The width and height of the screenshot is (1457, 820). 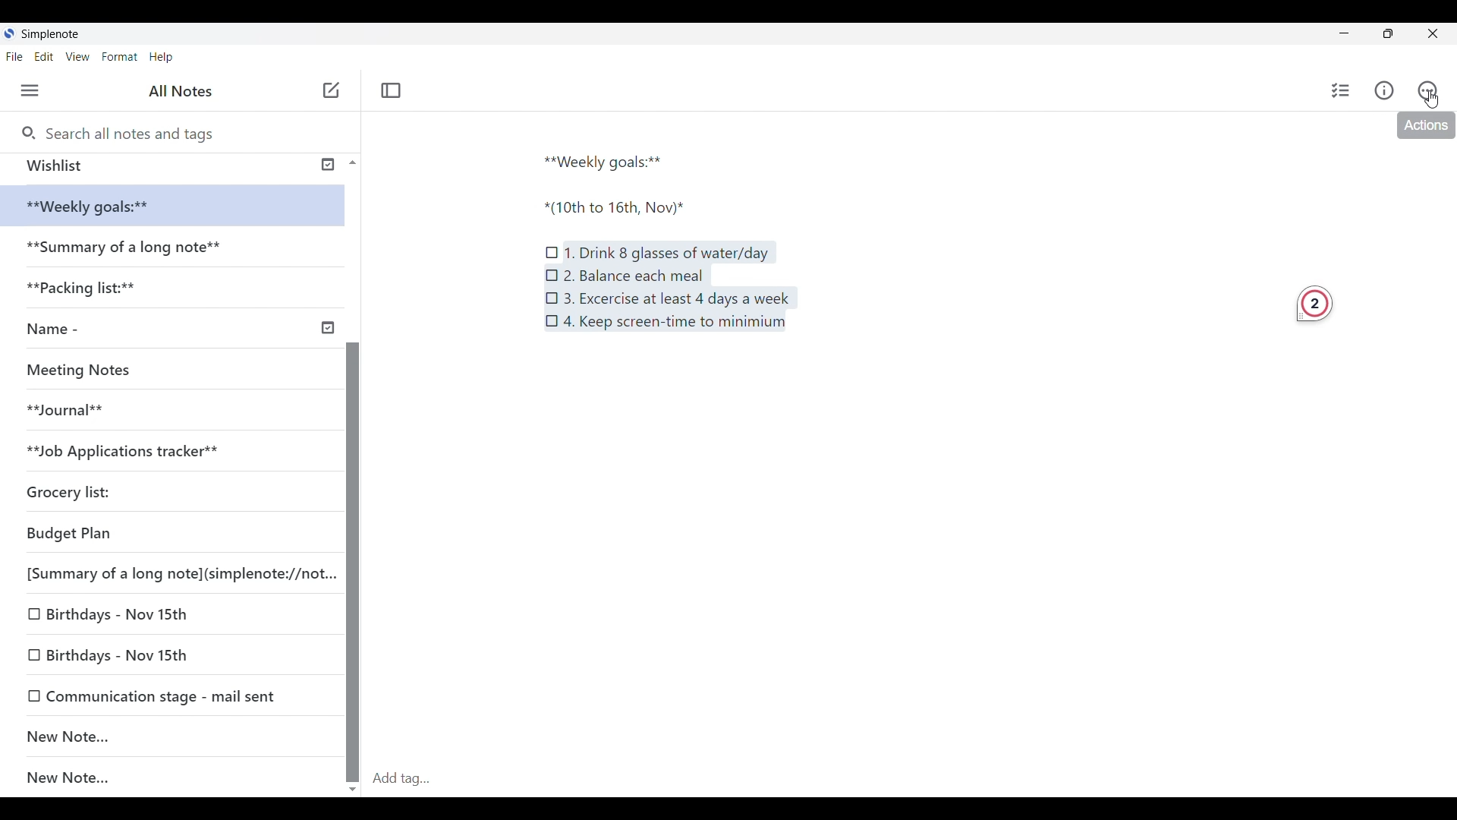 I want to click on 2. Balance each meal, so click(x=633, y=275).